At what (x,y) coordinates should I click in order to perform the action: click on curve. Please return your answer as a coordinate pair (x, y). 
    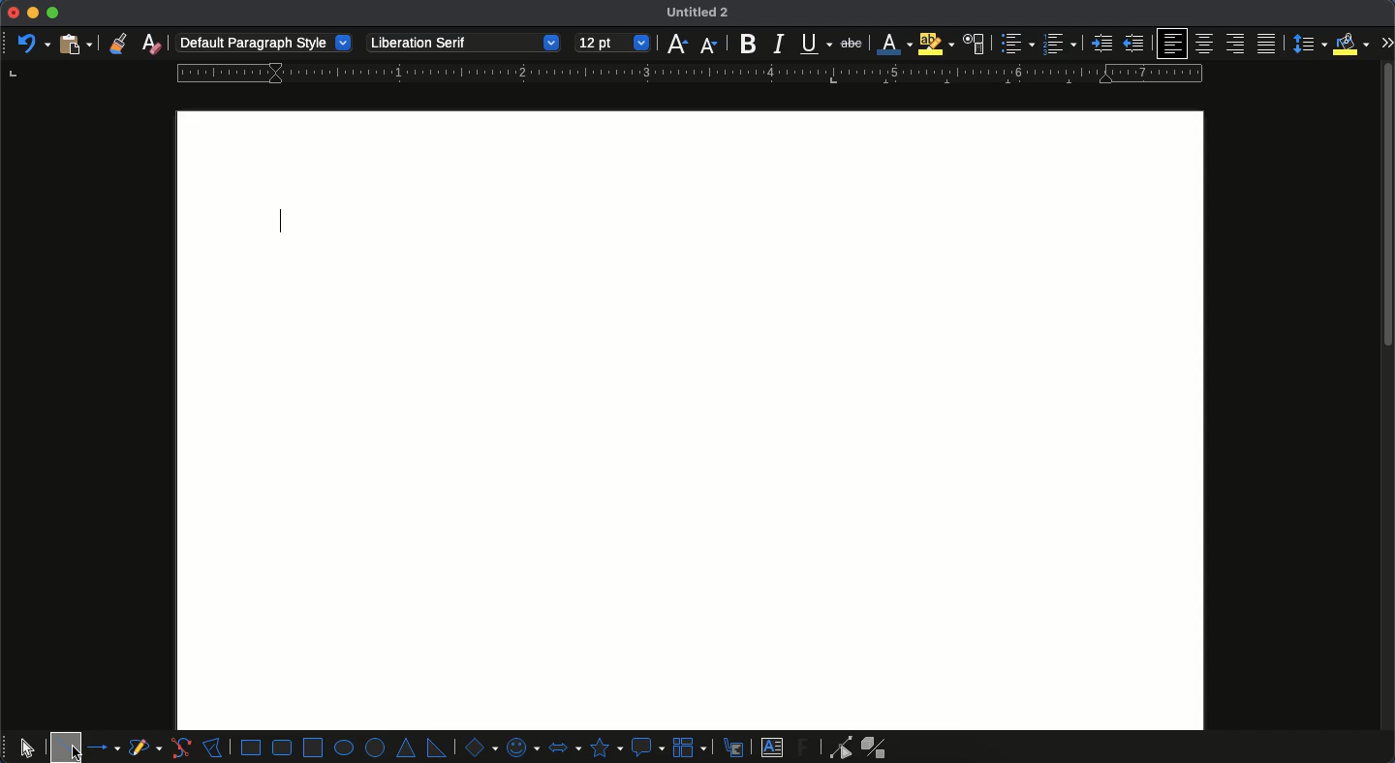
    Looking at the image, I should click on (180, 748).